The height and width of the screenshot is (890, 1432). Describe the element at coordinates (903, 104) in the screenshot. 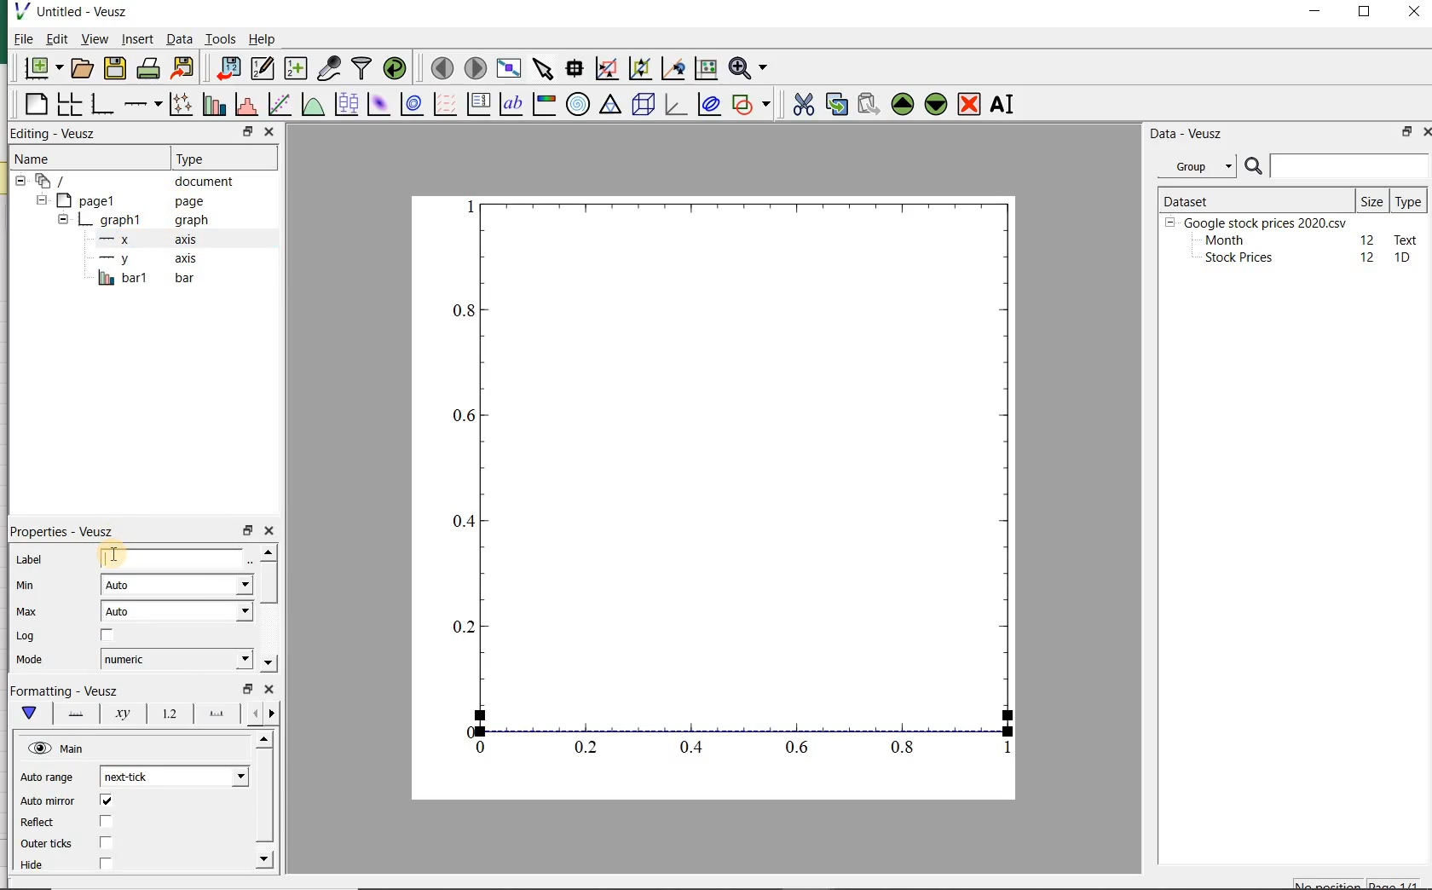

I see `move the selected widget up` at that location.